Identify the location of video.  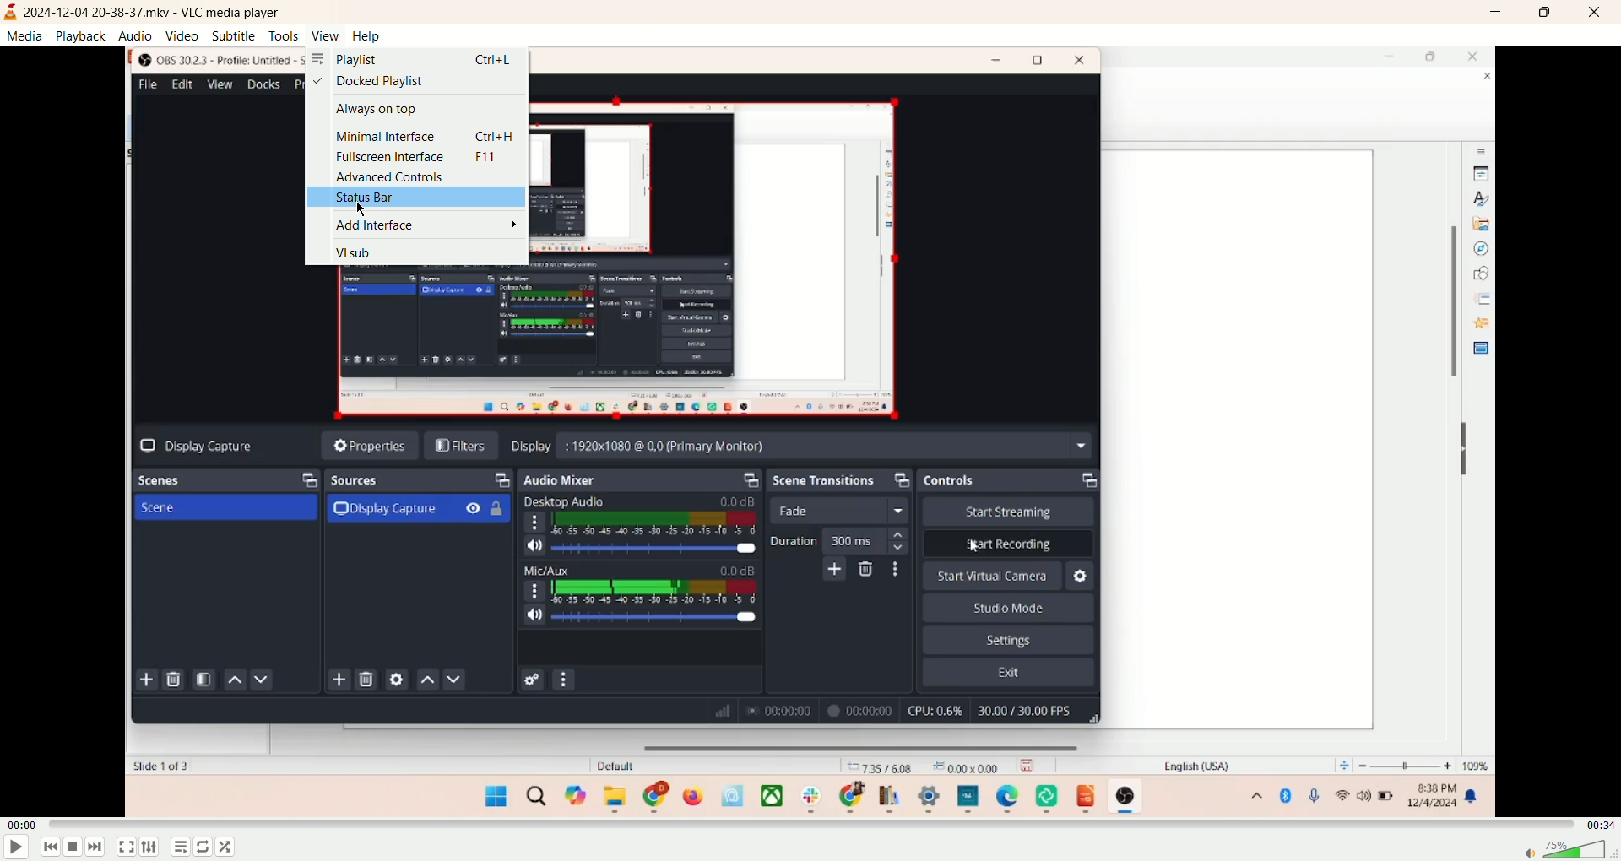
(183, 36).